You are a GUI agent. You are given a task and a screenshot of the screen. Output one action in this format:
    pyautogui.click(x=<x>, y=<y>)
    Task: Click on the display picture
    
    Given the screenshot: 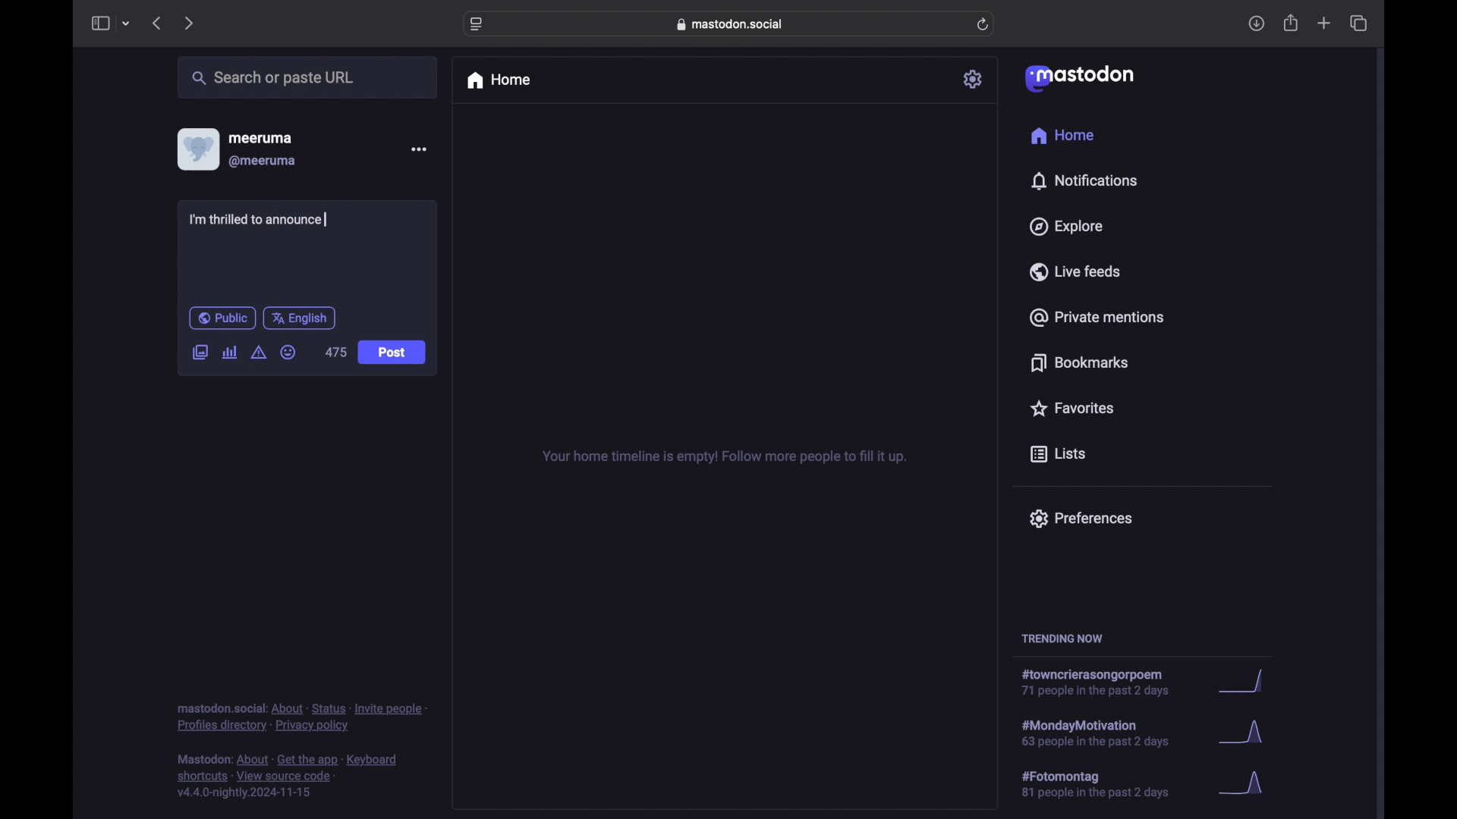 What is the action you would take?
    pyautogui.click(x=197, y=149)
    